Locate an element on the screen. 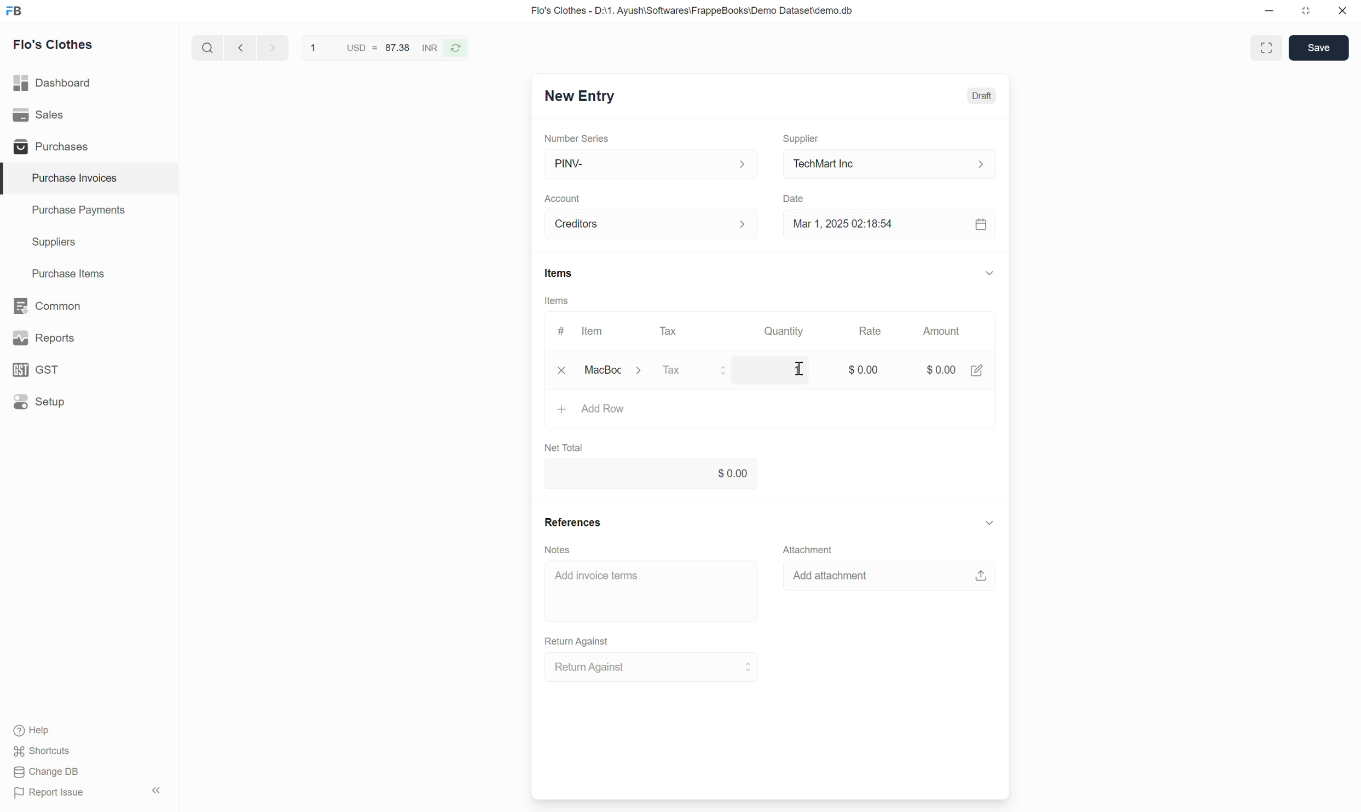 Image resolution: width=1361 pixels, height=812 pixels. Draft is located at coordinates (982, 96).